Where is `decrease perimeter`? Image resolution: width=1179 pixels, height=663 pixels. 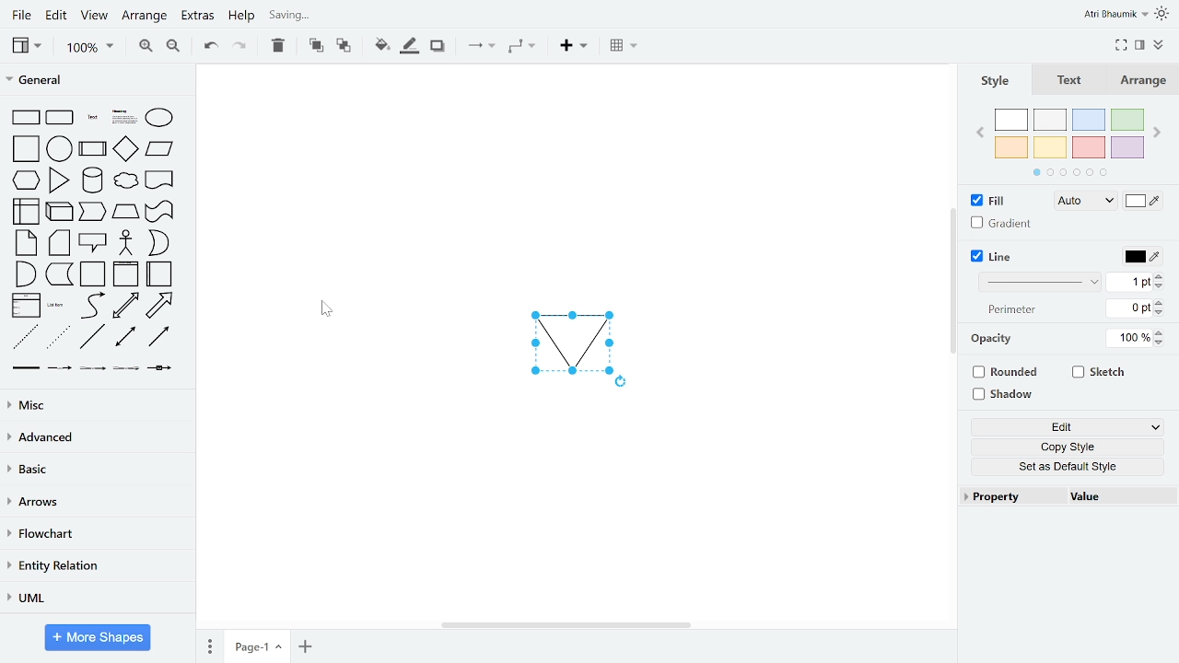
decrease perimeter is located at coordinates (1160, 312).